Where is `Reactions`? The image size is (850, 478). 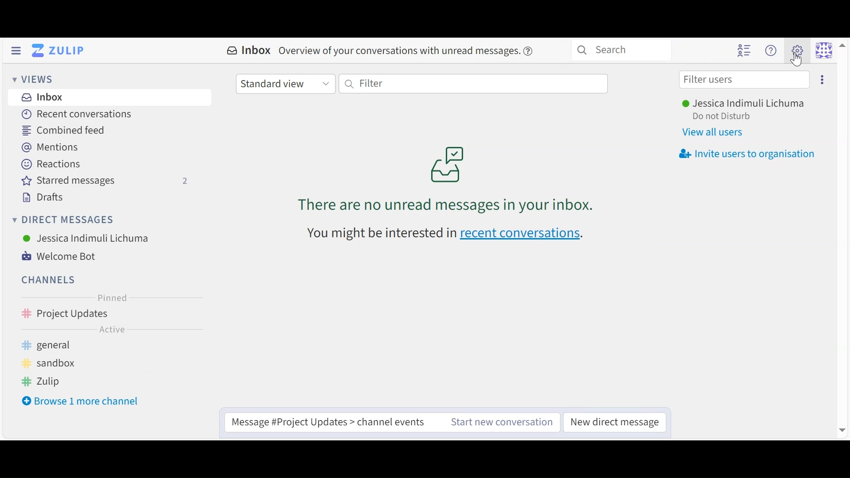 Reactions is located at coordinates (51, 164).